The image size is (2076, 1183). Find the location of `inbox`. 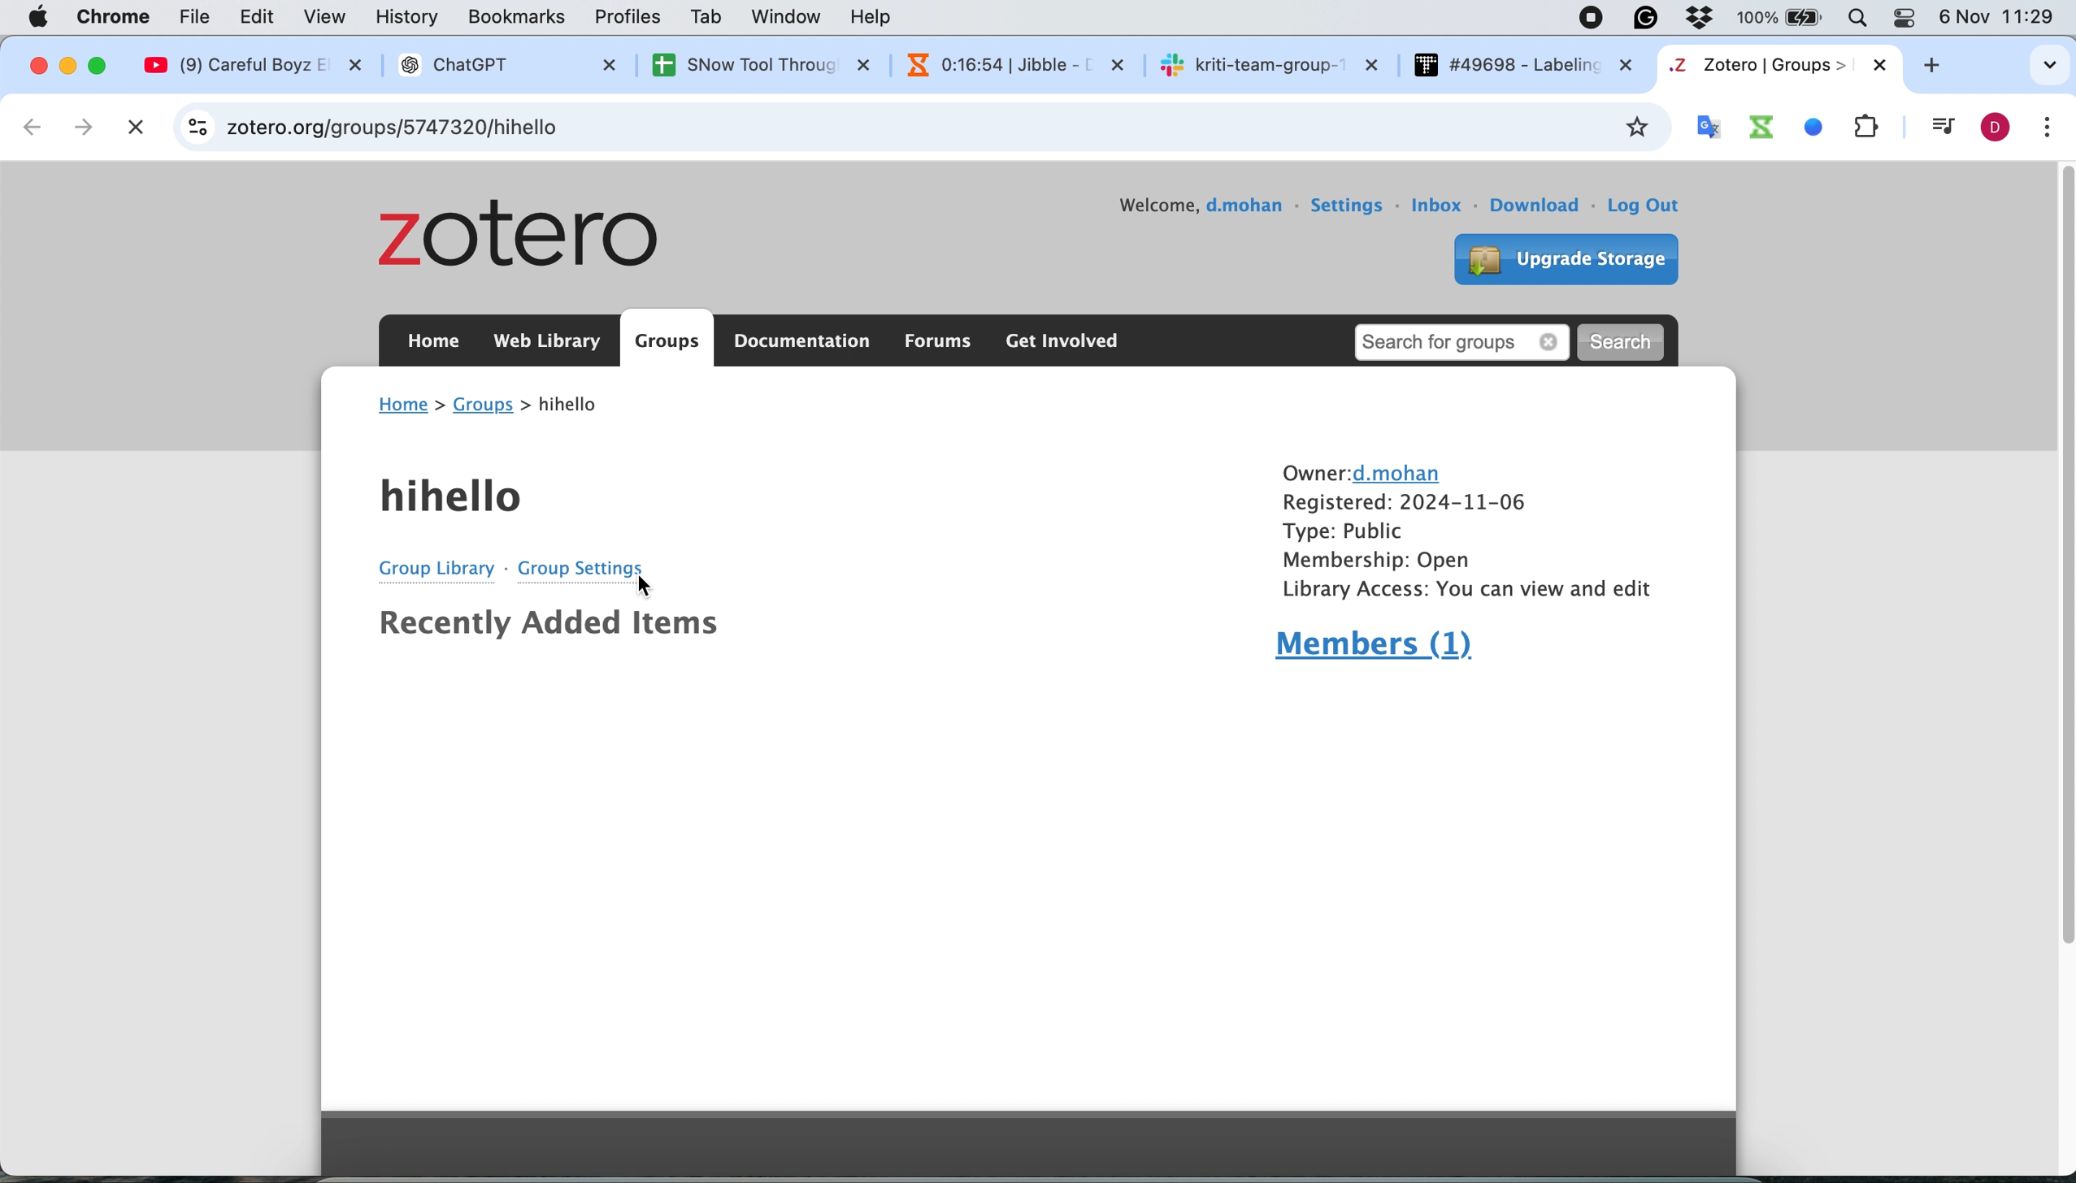

inbox is located at coordinates (1440, 206).